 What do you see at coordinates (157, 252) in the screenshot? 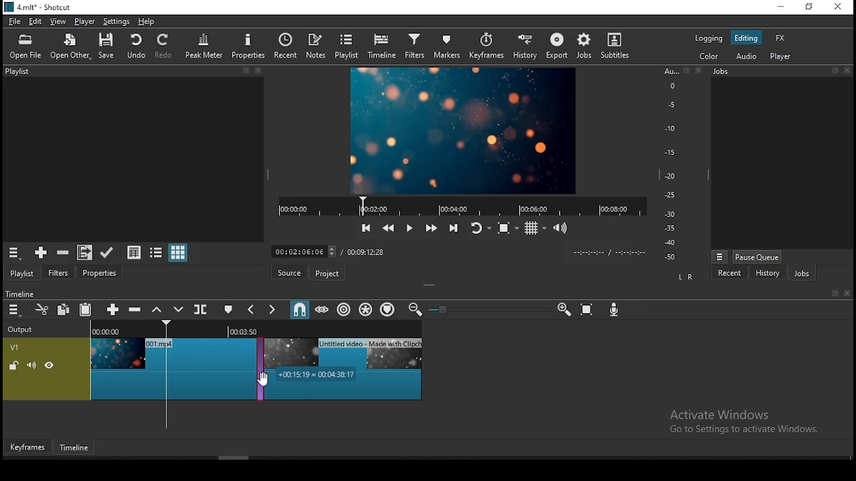
I see `view as list` at bounding box center [157, 252].